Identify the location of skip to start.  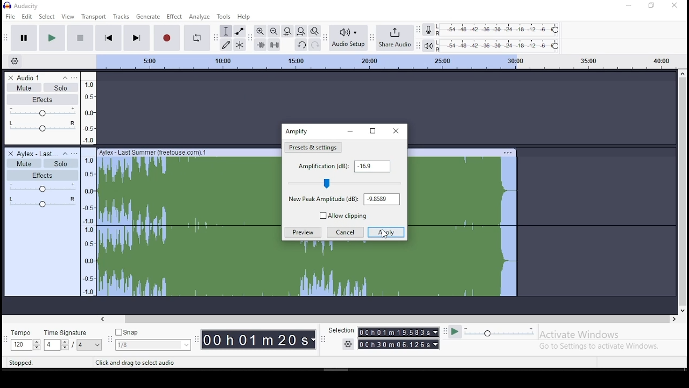
(109, 37).